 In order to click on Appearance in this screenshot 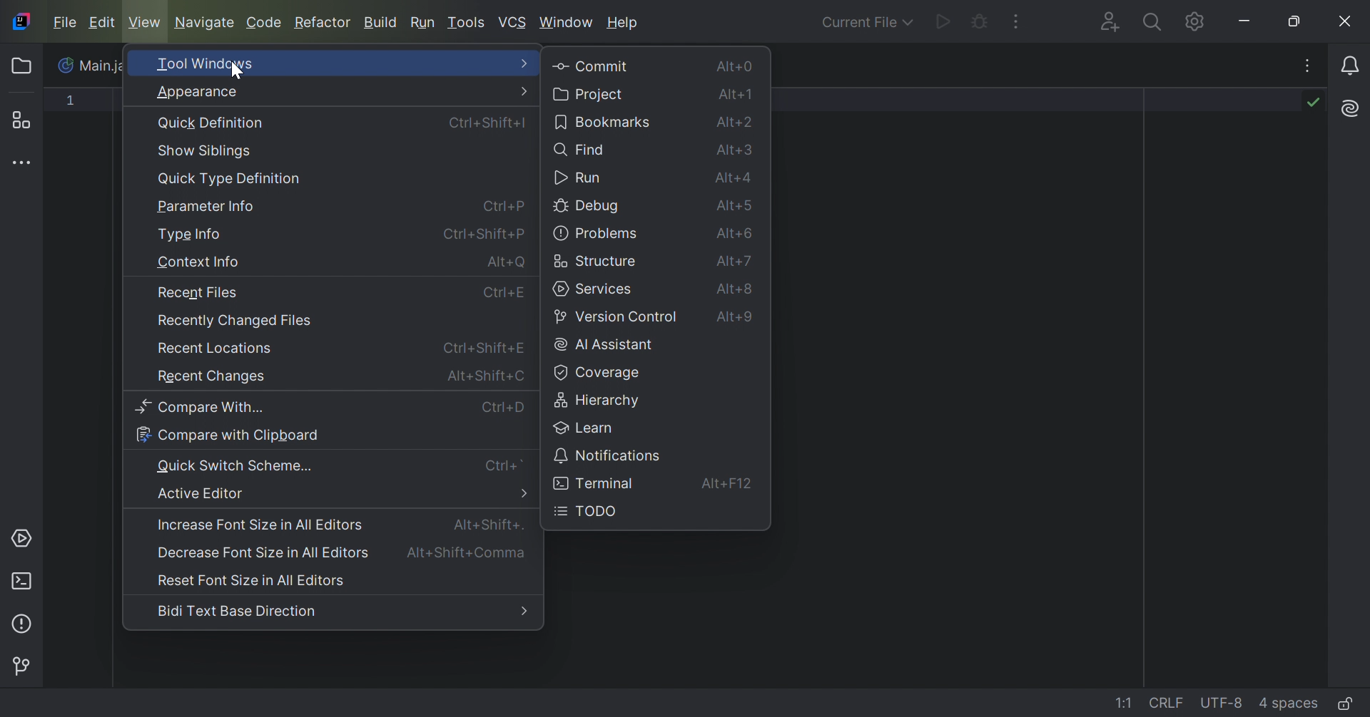, I will do `click(195, 93)`.